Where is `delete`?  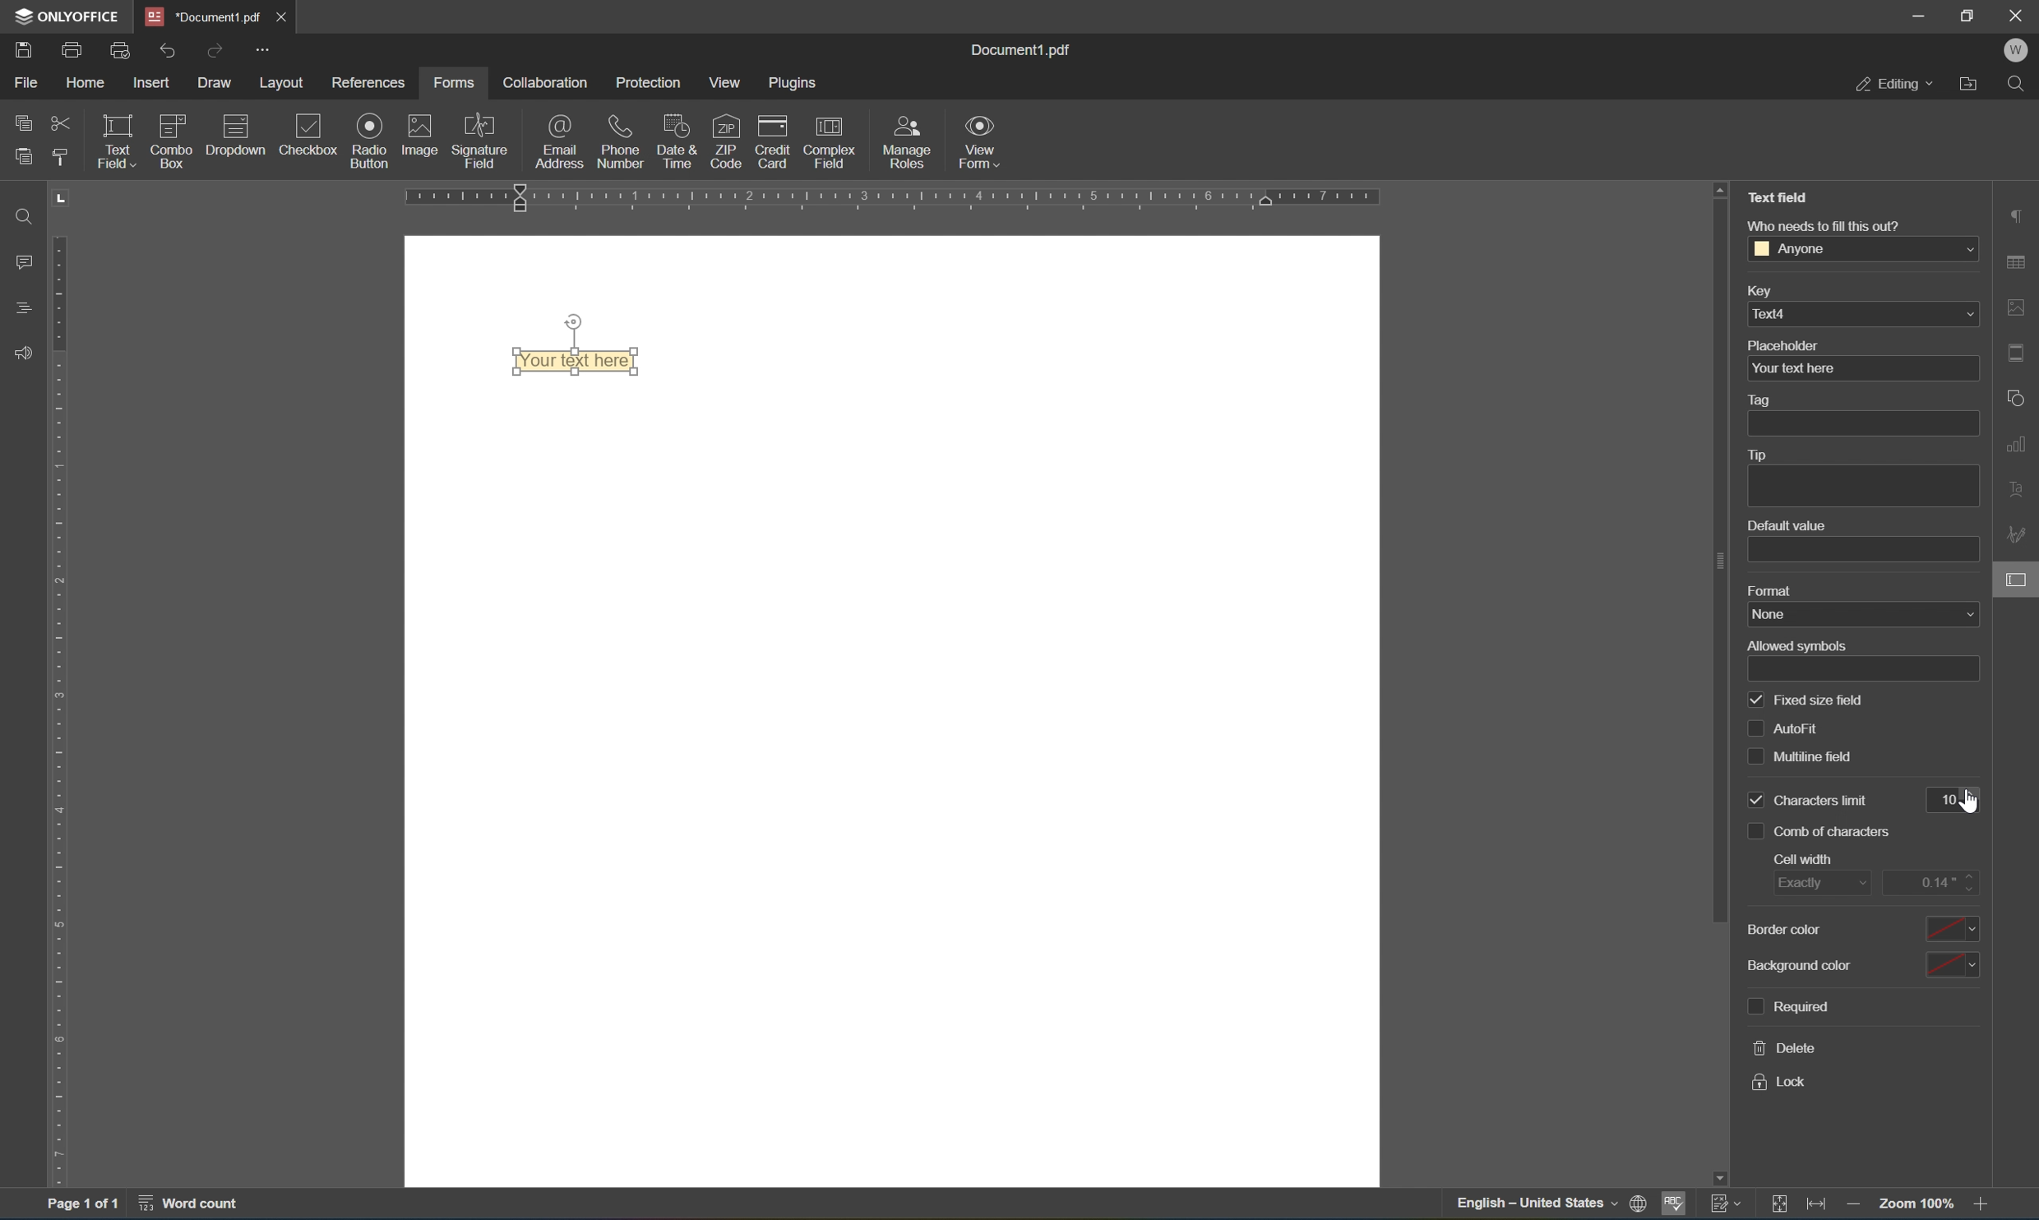 delete is located at coordinates (1787, 1049).